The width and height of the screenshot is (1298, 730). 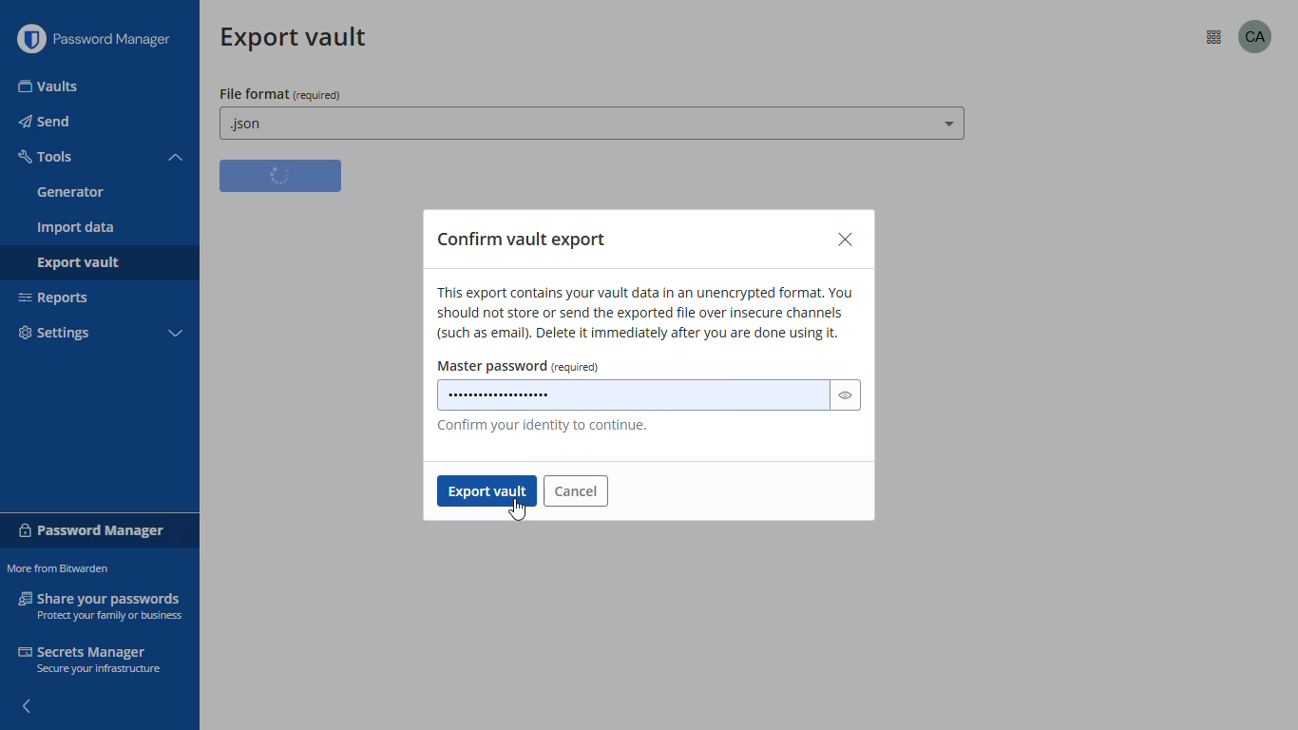 I want to click on toggle collapse, so click(x=176, y=335).